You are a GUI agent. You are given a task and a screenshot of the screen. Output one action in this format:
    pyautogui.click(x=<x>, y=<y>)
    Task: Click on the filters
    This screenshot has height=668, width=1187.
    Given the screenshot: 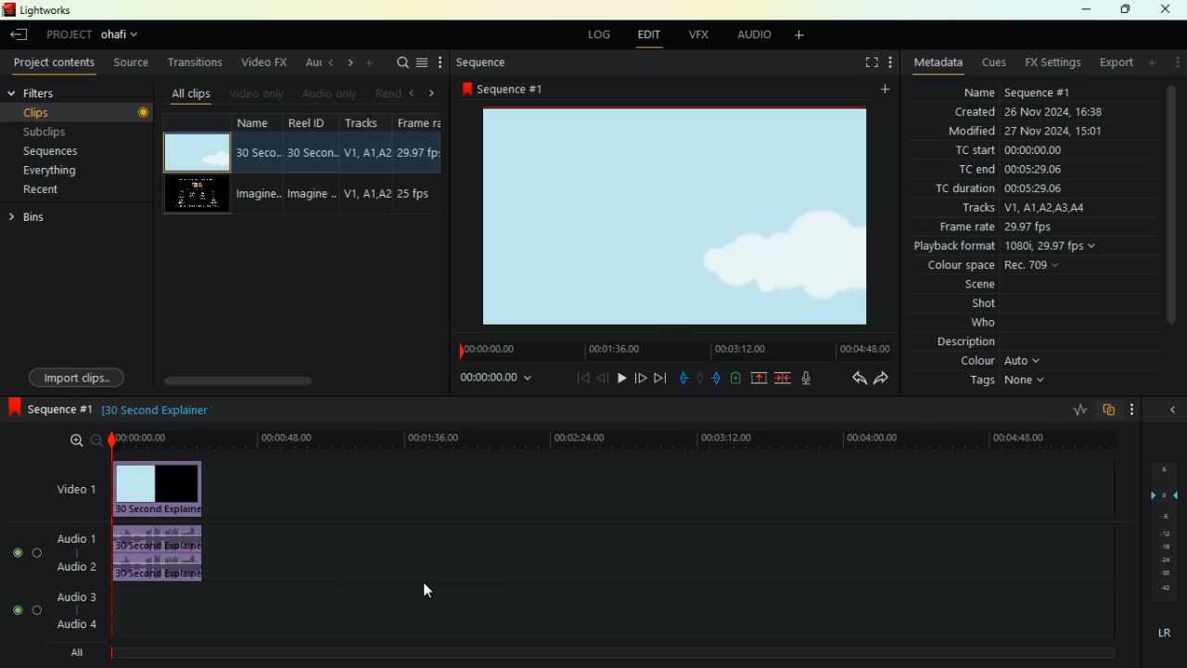 What is the action you would take?
    pyautogui.click(x=50, y=93)
    